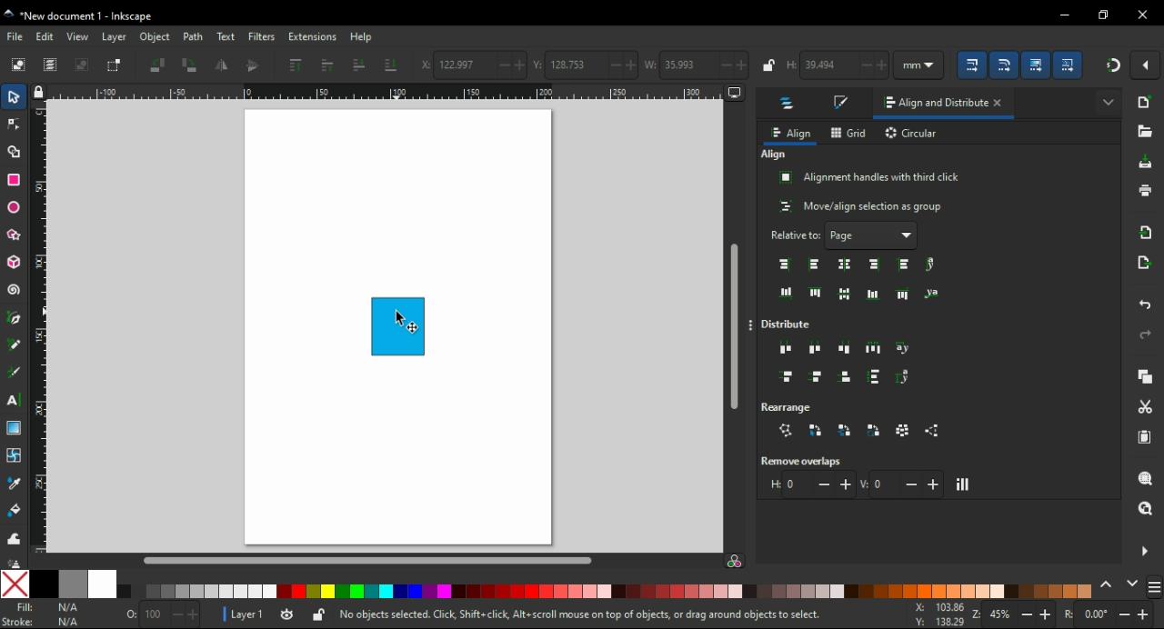  What do you see at coordinates (843, 430) in the screenshot?
I see `exchange positions of selected objects stacking order` at bounding box center [843, 430].